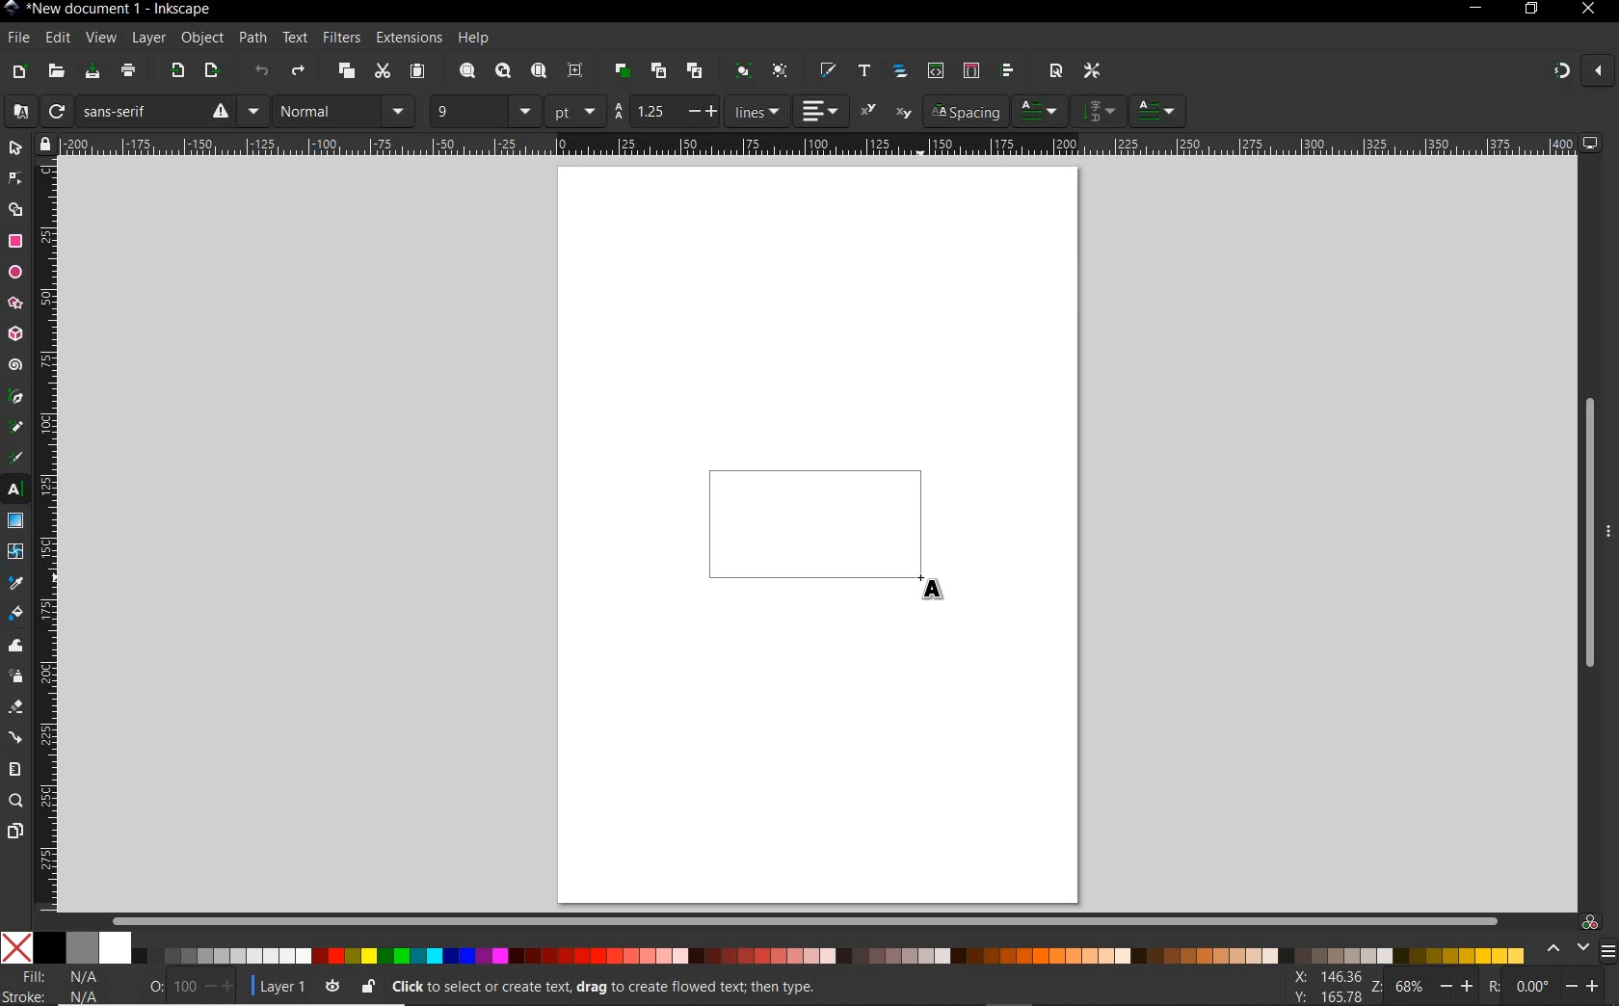  Describe the element at coordinates (47, 536) in the screenshot. I see `ruler` at that location.